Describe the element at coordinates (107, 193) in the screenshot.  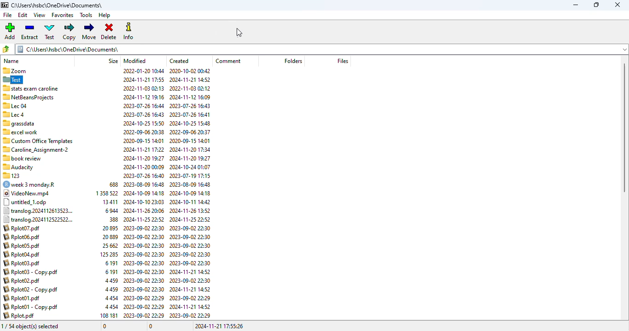
I see `1 358 522` at that location.